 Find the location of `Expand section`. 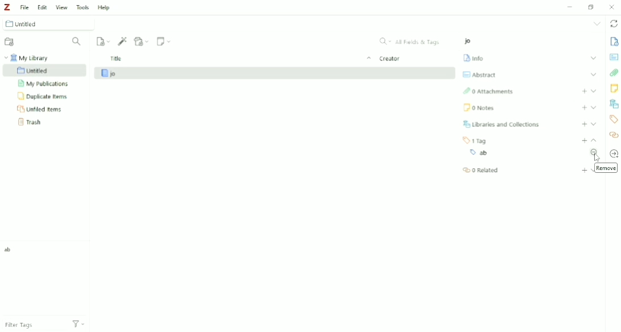

Expand section is located at coordinates (594, 57).